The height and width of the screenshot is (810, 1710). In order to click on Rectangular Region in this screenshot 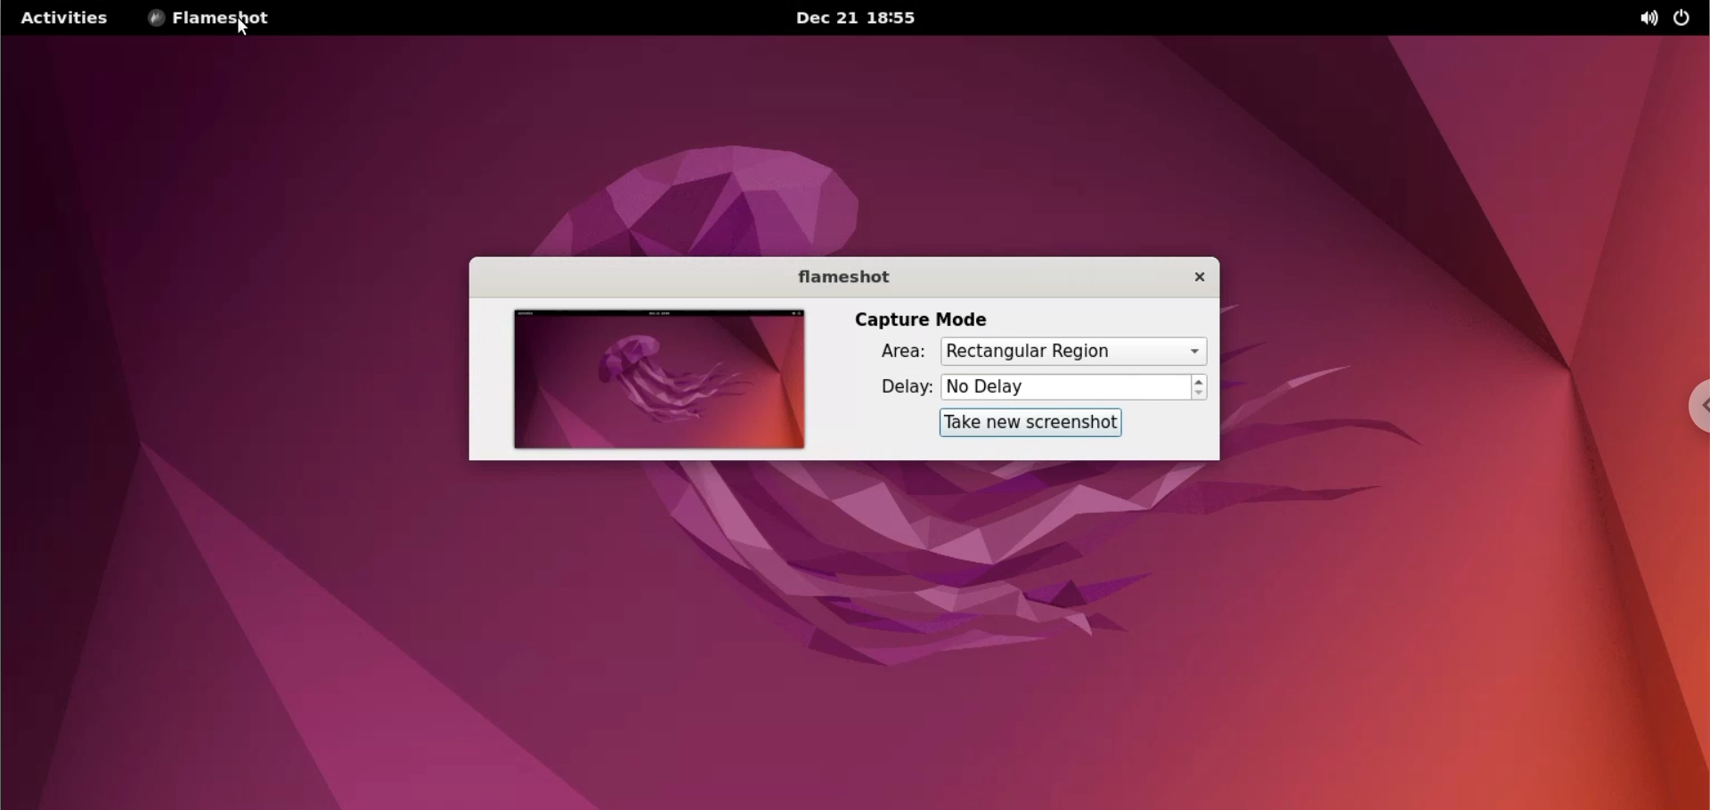, I will do `click(1071, 352)`.